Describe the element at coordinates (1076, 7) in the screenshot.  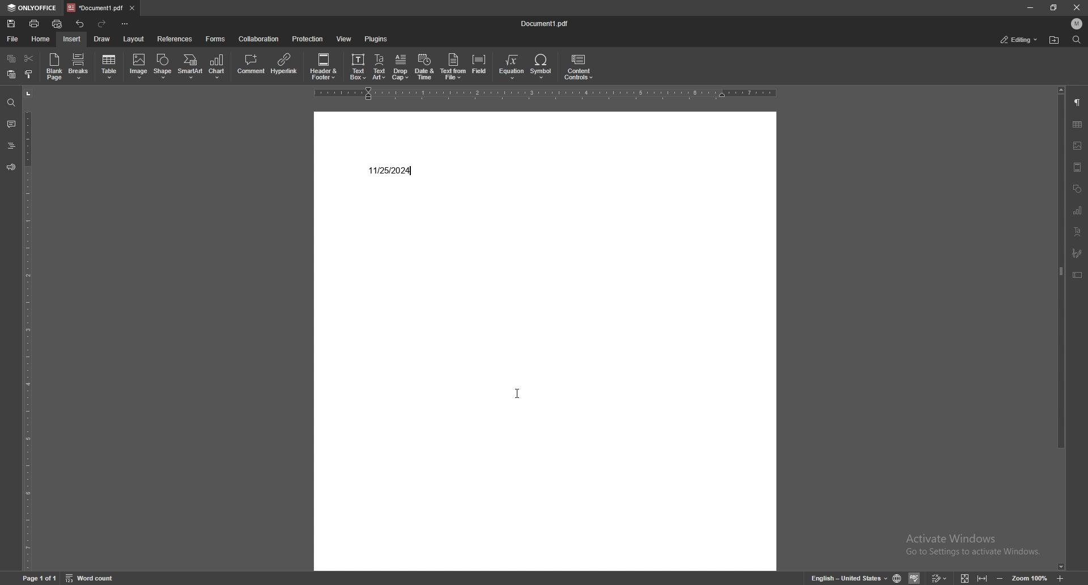
I see `close` at that location.